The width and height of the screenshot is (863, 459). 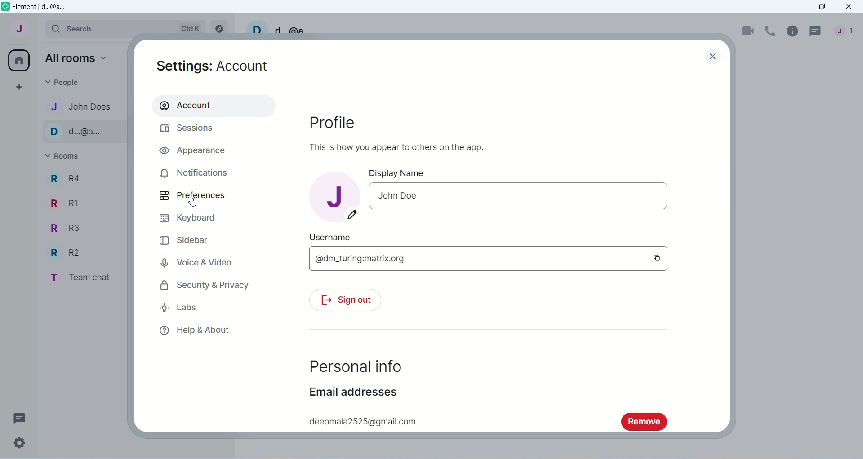 I want to click on Voice and Video, so click(x=202, y=260).